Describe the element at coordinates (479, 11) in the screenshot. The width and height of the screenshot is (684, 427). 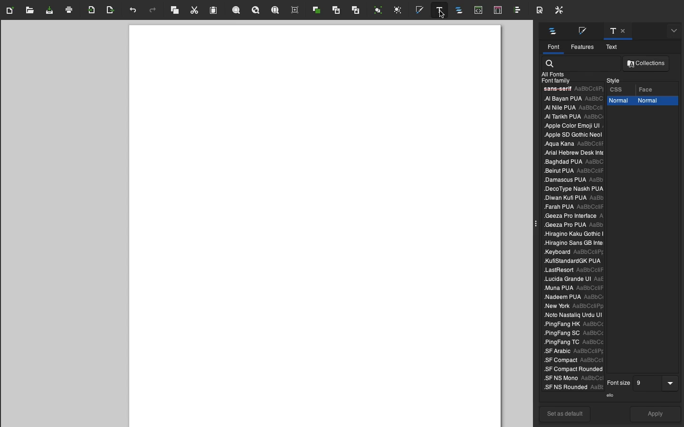
I see `XML editor` at that location.